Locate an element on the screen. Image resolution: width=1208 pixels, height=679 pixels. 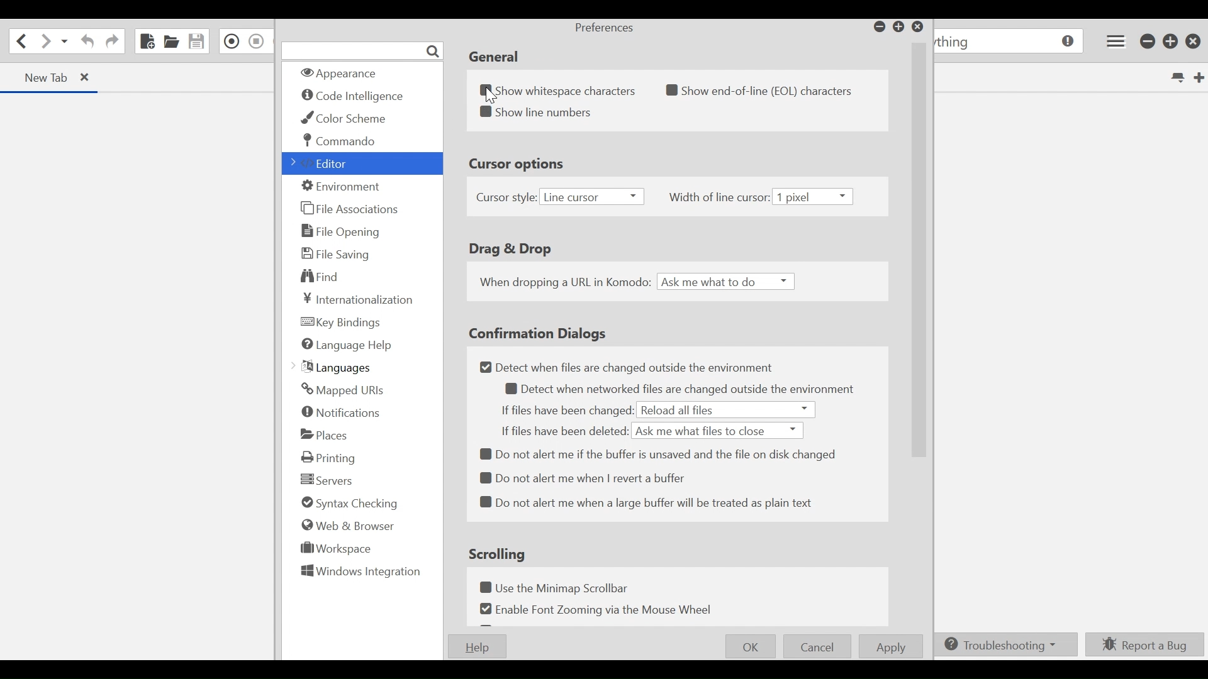
Printing is located at coordinates (328, 456).